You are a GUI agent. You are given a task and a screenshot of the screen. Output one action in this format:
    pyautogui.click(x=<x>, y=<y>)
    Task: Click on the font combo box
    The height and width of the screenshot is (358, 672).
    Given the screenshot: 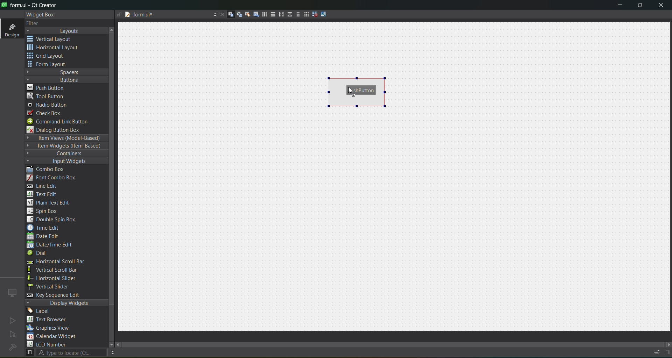 What is the action you would take?
    pyautogui.click(x=54, y=178)
    